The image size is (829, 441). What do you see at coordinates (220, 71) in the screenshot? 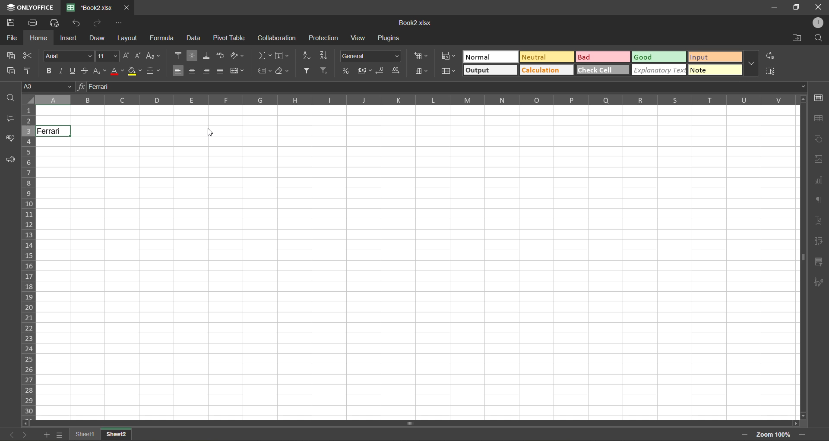
I see `justified` at bounding box center [220, 71].